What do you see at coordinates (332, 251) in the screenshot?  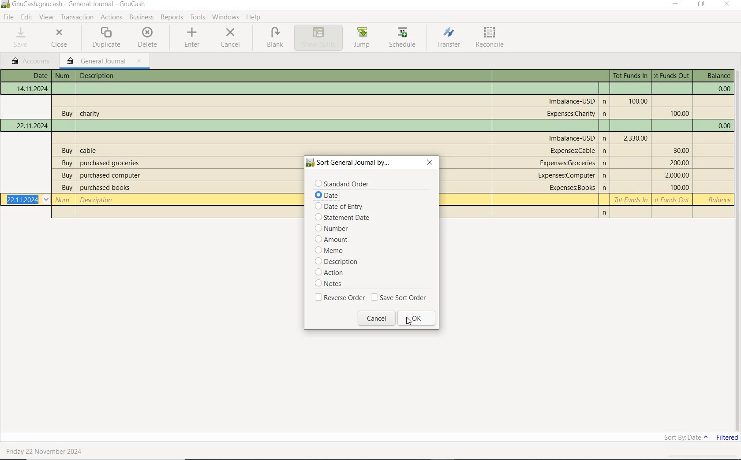 I see `memo` at bounding box center [332, 251].